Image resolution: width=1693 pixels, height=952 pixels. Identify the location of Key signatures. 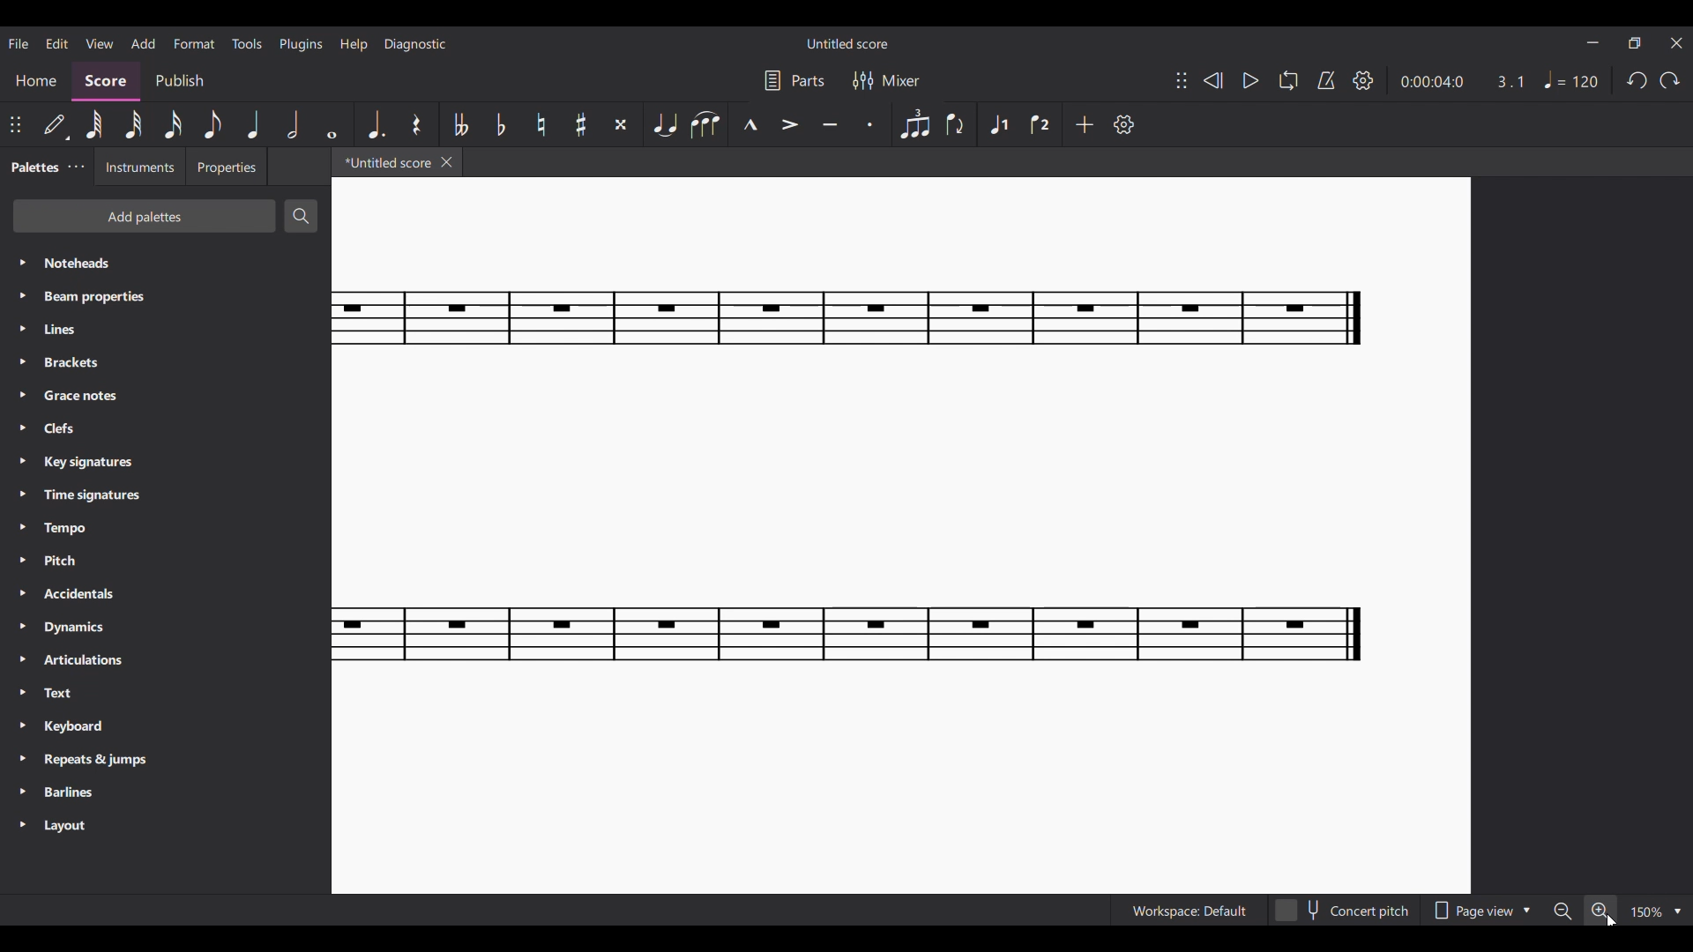
(165, 463).